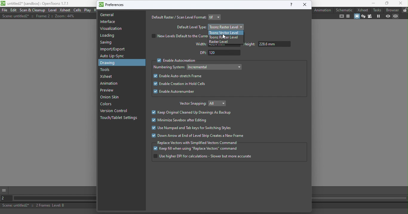 The height and width of the screenshot is (214, 408). I want to click on Drawing, so click(110, 63).